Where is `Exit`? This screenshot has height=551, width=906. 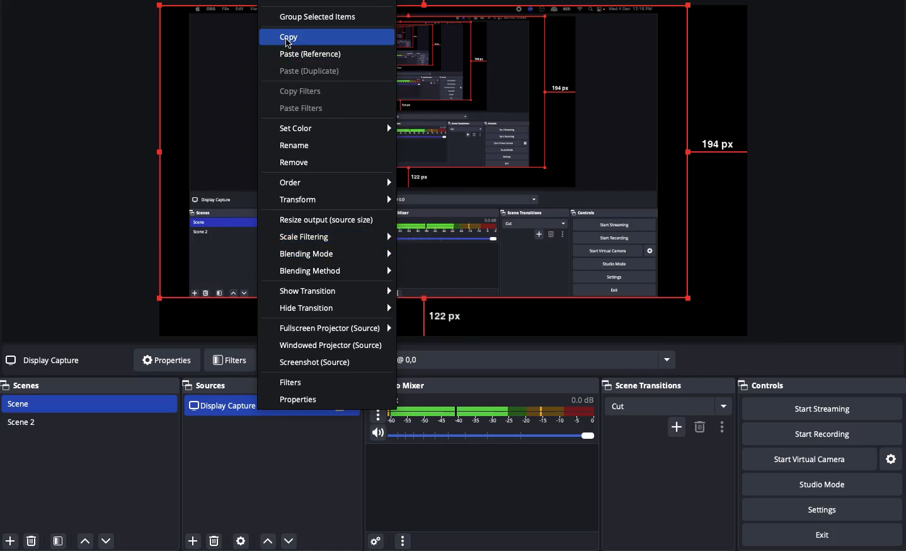 Exit is located at coordinates (823, 533).